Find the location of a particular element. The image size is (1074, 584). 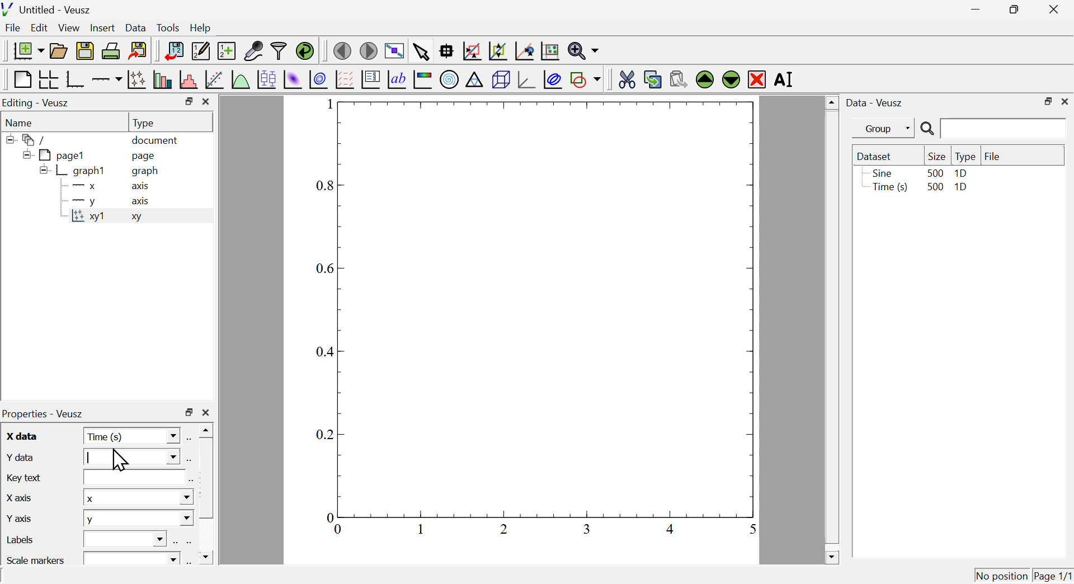

cut the selected widget is located at coordinates (625, 78).